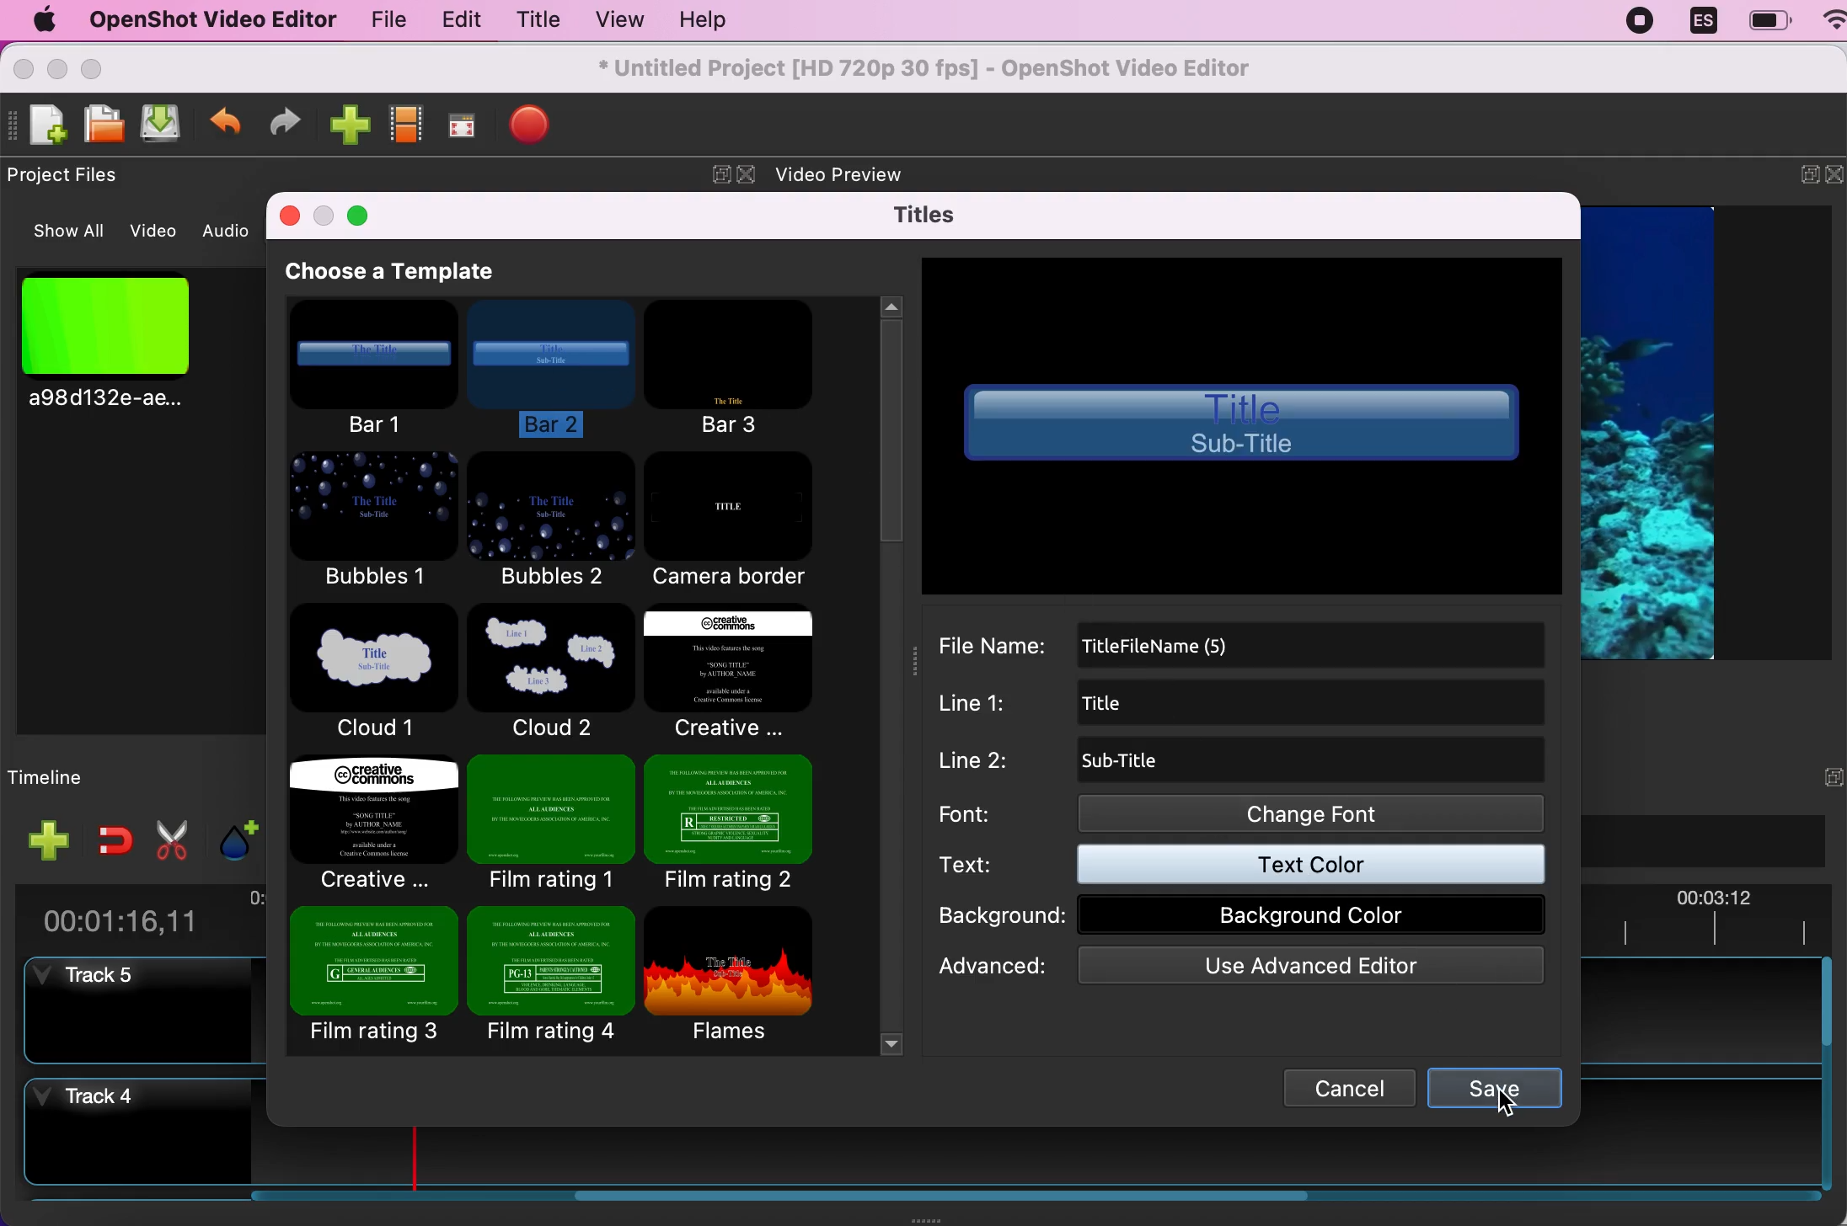 The image size is (1847, 1226). Describe the element at coordinates (365, 218) in the screenshot. I see `maximize` at that location.